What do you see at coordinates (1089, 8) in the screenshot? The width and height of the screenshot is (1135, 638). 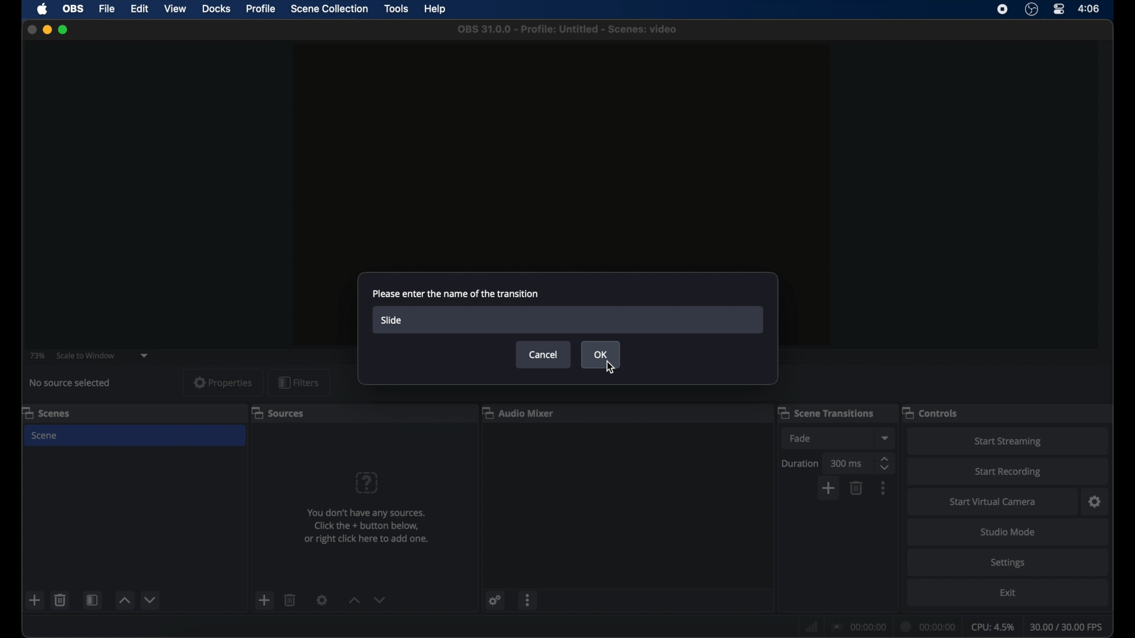 I see `time` at bounding box center [1089, 8].